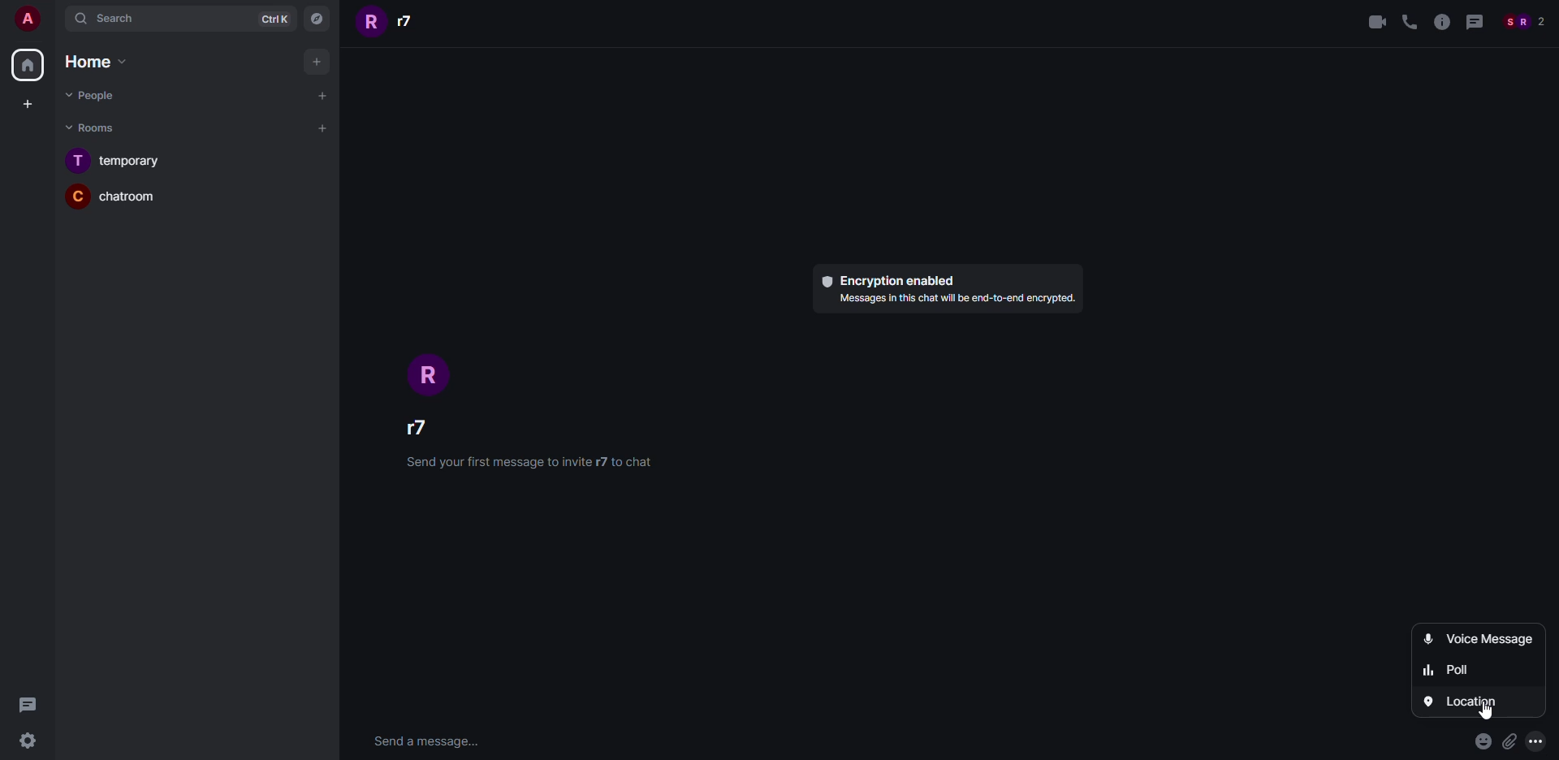  What do you see at coordinates (392, 22) in the screenshot?
I see `r7` at bounding box center [392, 22].